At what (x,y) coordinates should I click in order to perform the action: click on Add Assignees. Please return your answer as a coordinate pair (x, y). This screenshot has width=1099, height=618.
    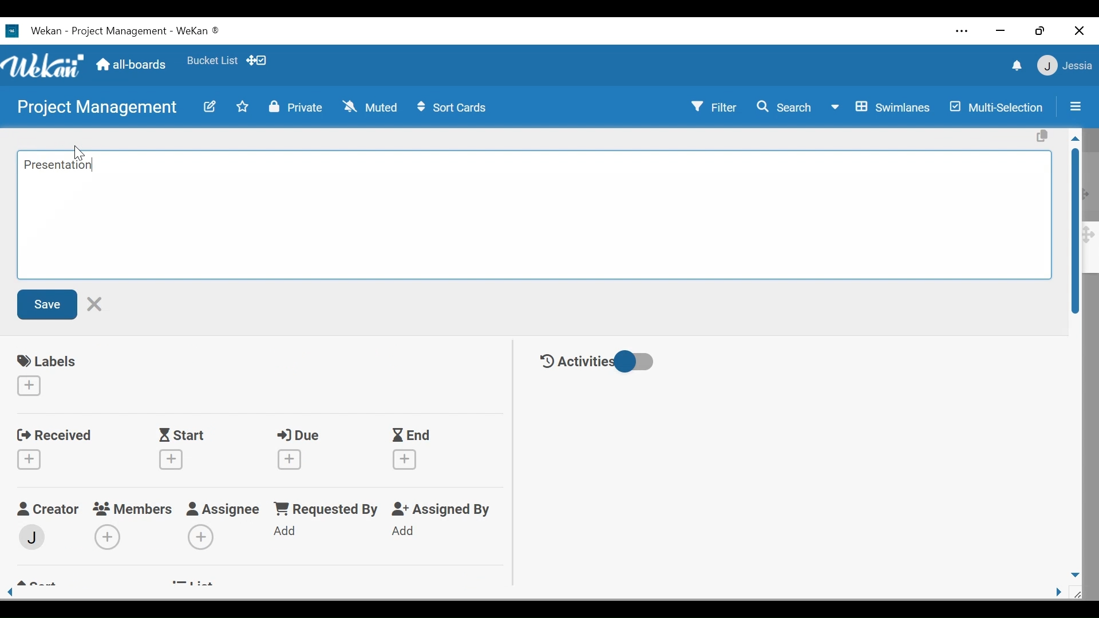
    Looking at the image, I should click on (202, 537).